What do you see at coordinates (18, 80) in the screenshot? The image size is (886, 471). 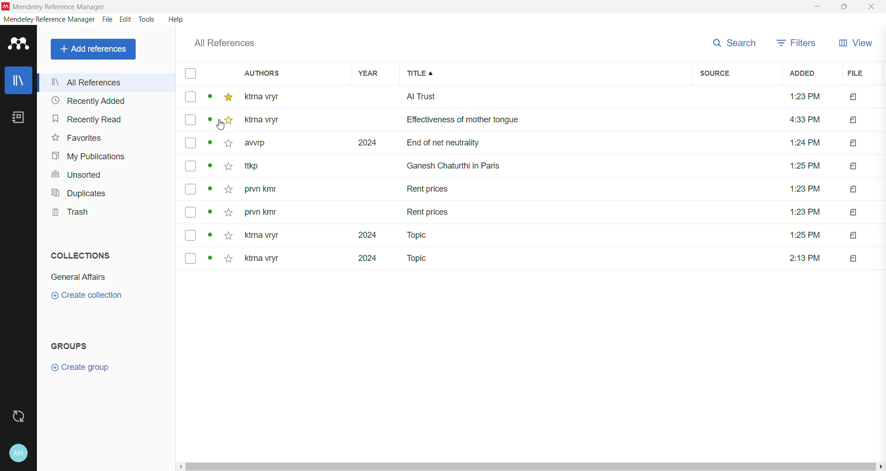 I see `Library` at bounding box center [18, 80].